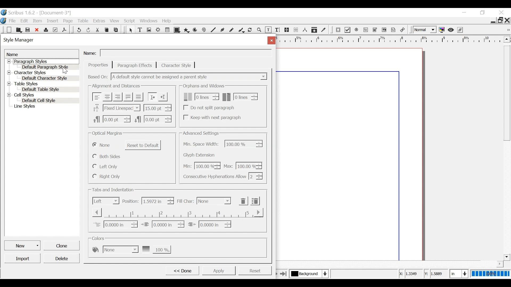  Describe the element at coordinates (23, 245) in the screenshot. I see `New` at that location.